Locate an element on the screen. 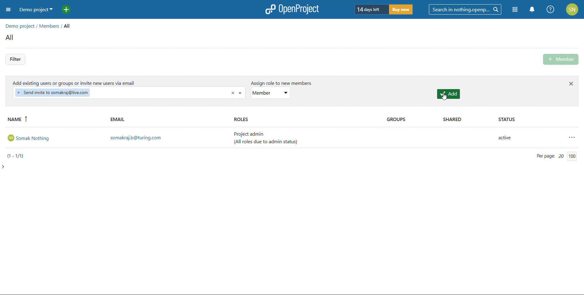 This screenshot has width=584, height=295. sort by name is located at coordinates (56, 120).